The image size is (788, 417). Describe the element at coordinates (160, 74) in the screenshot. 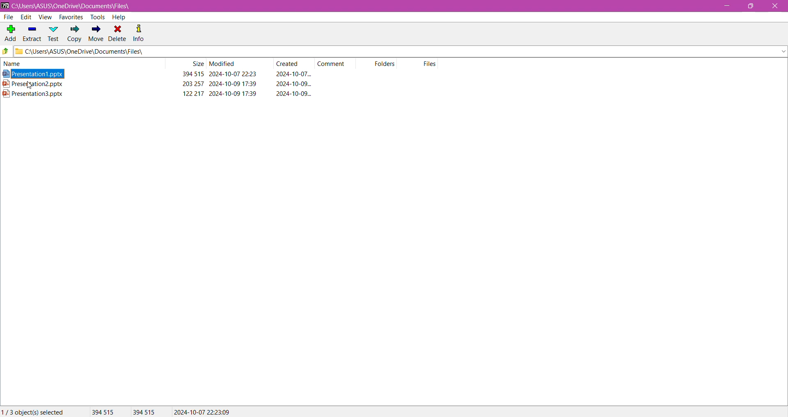

I see `Presentation1.pptx 394 515 2024-10-07 22:23 2024-10-07...` at that location.